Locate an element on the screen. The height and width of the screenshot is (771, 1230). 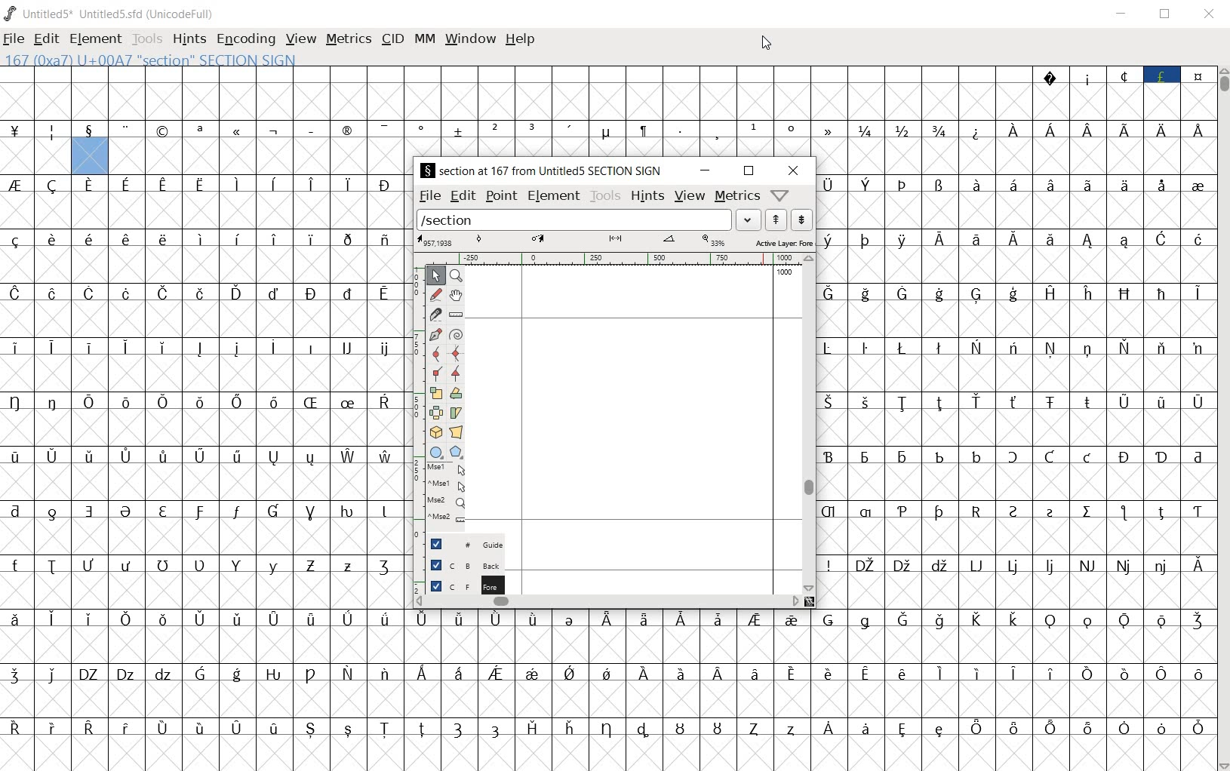
RESTORE DOWN is located at coordinates (1165, 15).